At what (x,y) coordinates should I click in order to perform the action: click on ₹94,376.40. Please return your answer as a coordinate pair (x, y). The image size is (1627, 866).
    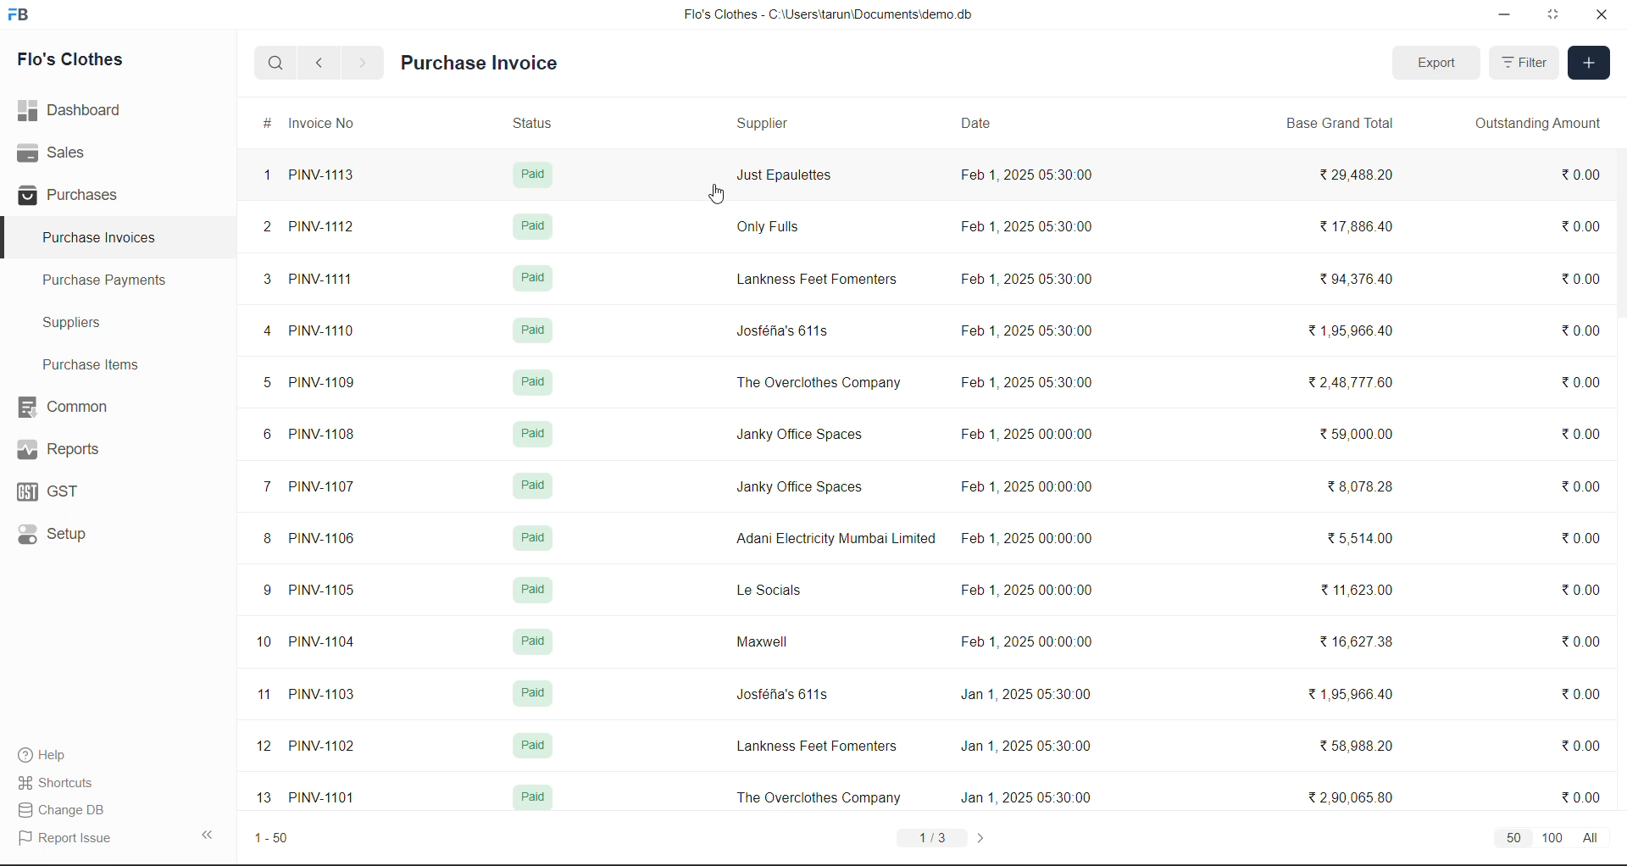
    Looking at the image, I should click on (1362, 279).